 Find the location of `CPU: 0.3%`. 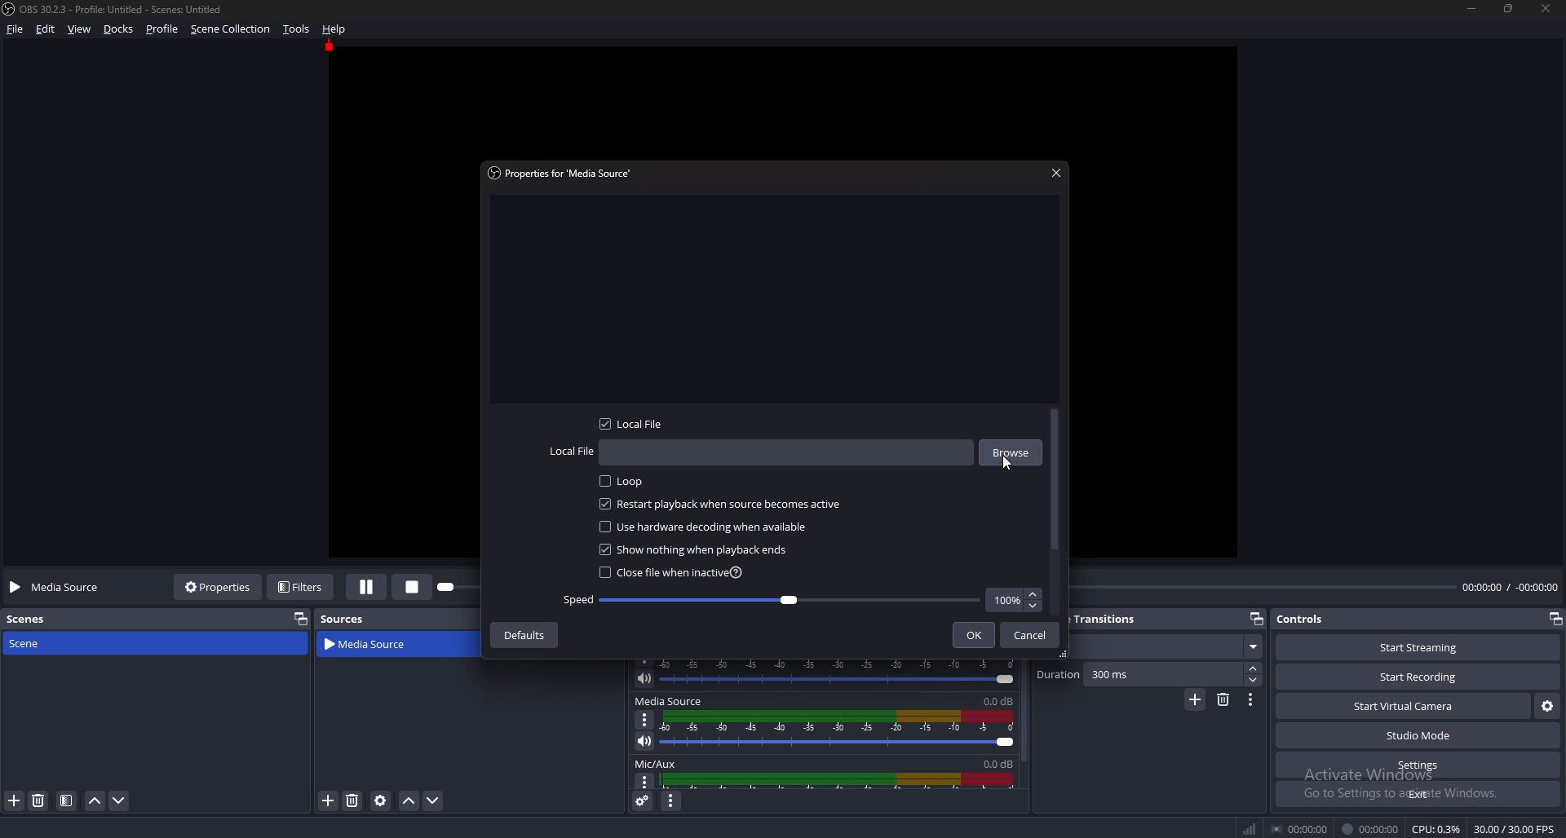

CPU: 0.3% is located at coordinates (1435, 829).